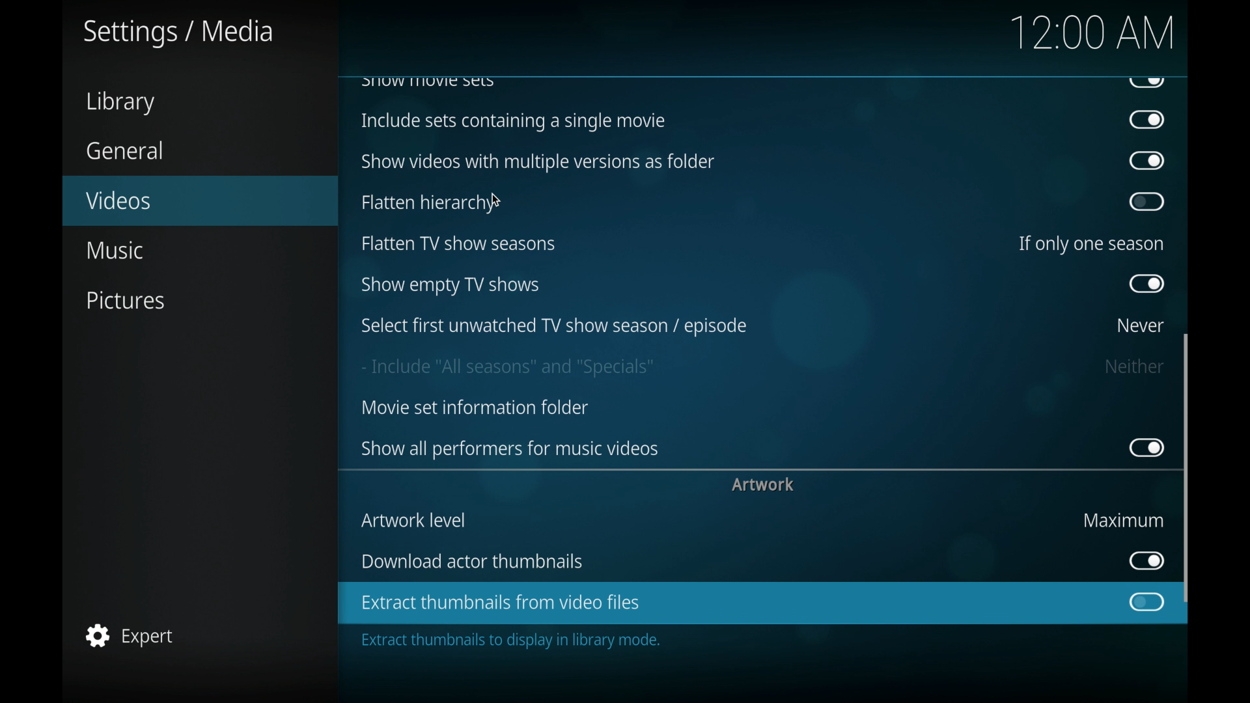  Describe the element at coordinates (763, 485) in the screenshot. I see `artwork` at that location.